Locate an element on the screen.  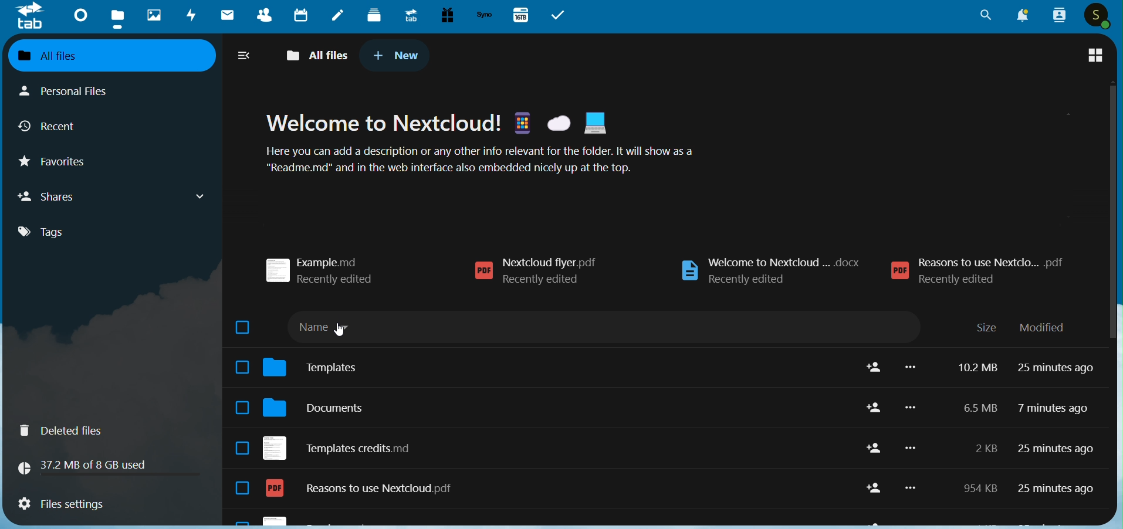
welcome to nextcloud... docx recently edited is located at coordinates (779, 268).